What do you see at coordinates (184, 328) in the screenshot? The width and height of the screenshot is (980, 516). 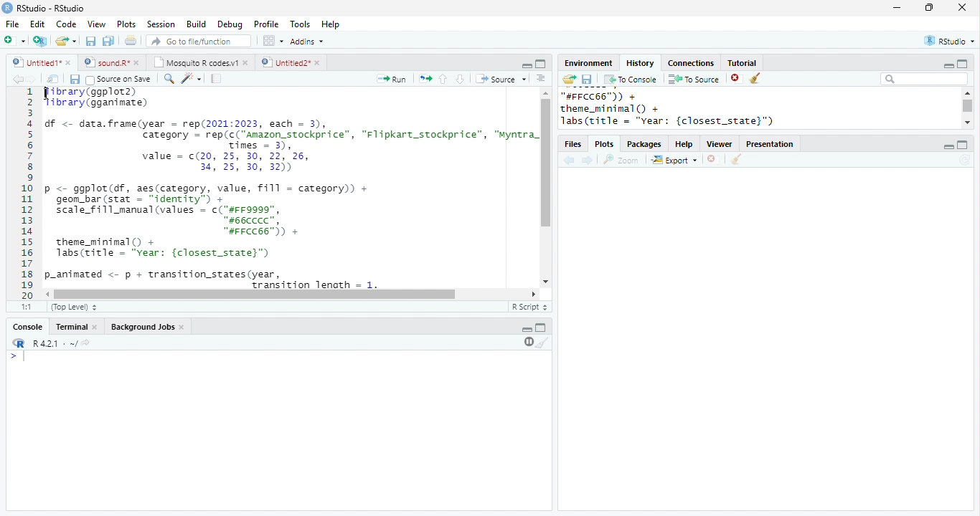 I see `close` at bounding box center [184, 328].